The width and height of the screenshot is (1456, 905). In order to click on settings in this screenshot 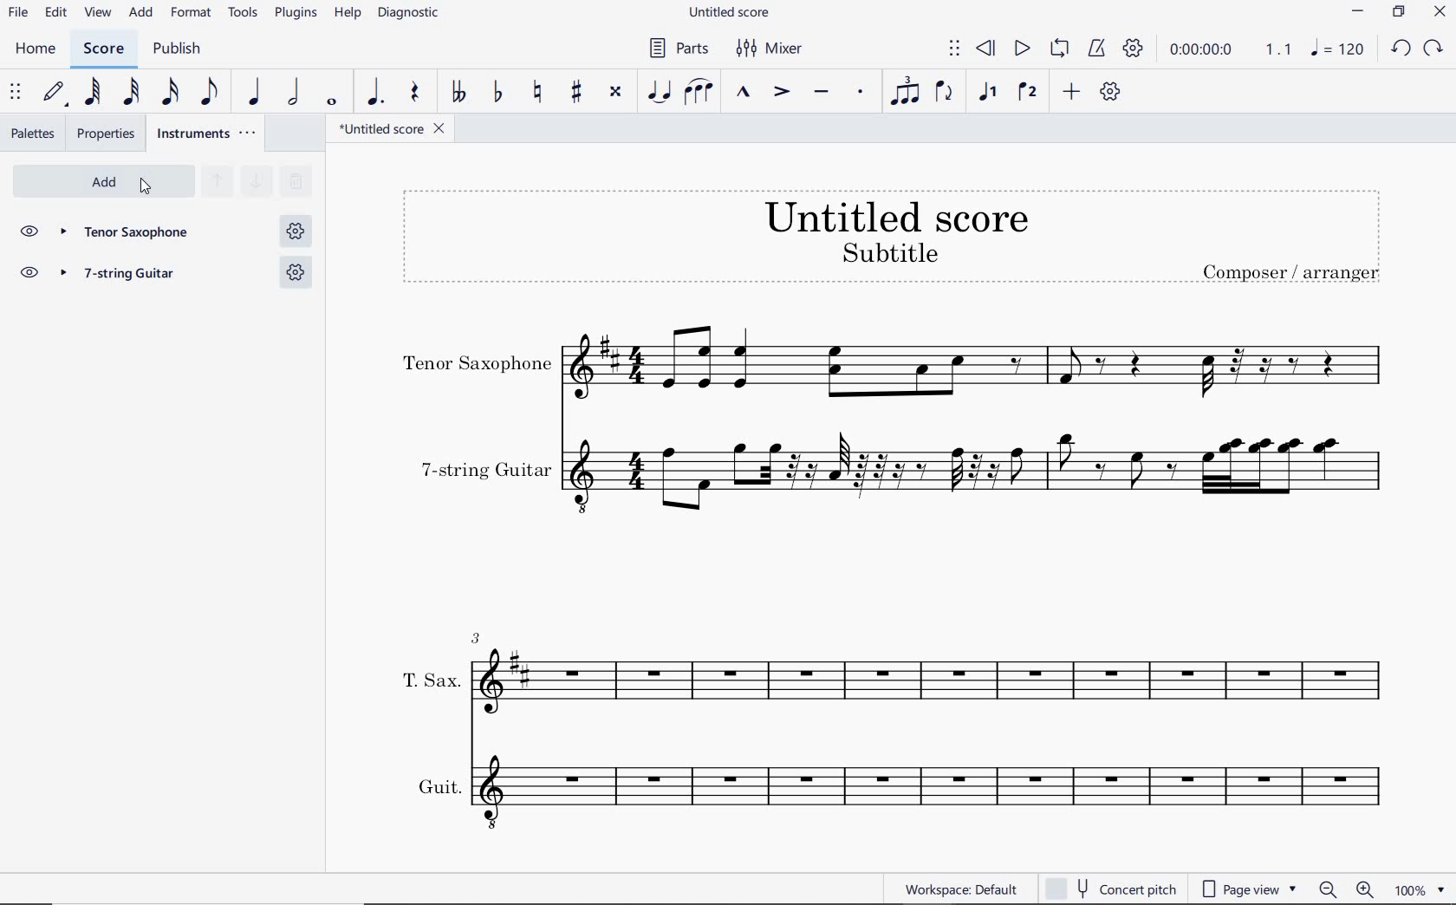, I will do `click(296, 230)`.